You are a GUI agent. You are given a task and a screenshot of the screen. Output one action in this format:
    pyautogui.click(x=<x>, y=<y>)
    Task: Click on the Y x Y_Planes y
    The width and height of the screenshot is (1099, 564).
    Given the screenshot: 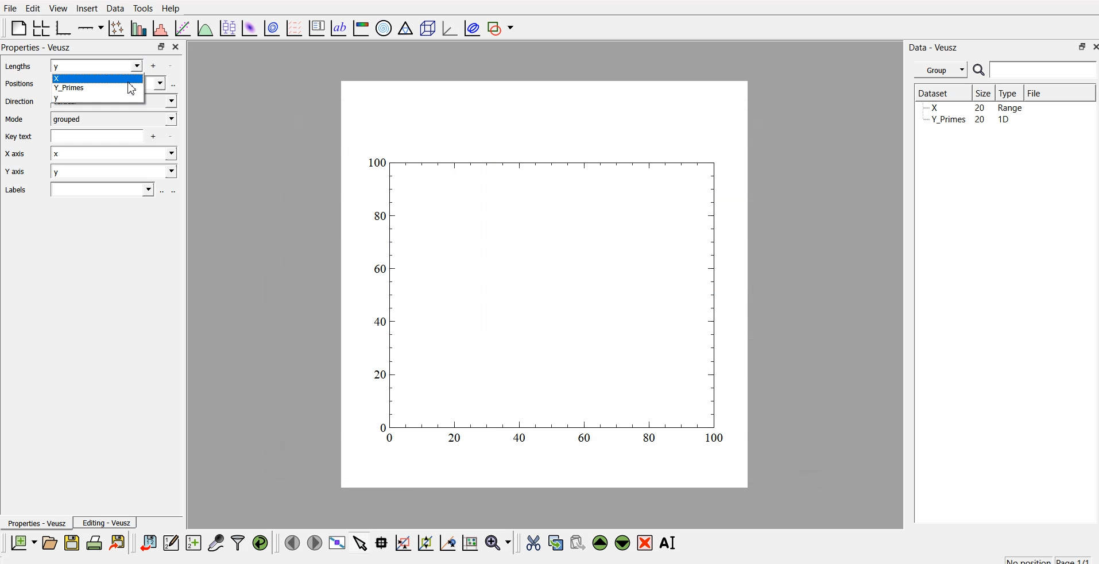 What is the action you would take?
    pyautogui.click(x=109, y=83)
    